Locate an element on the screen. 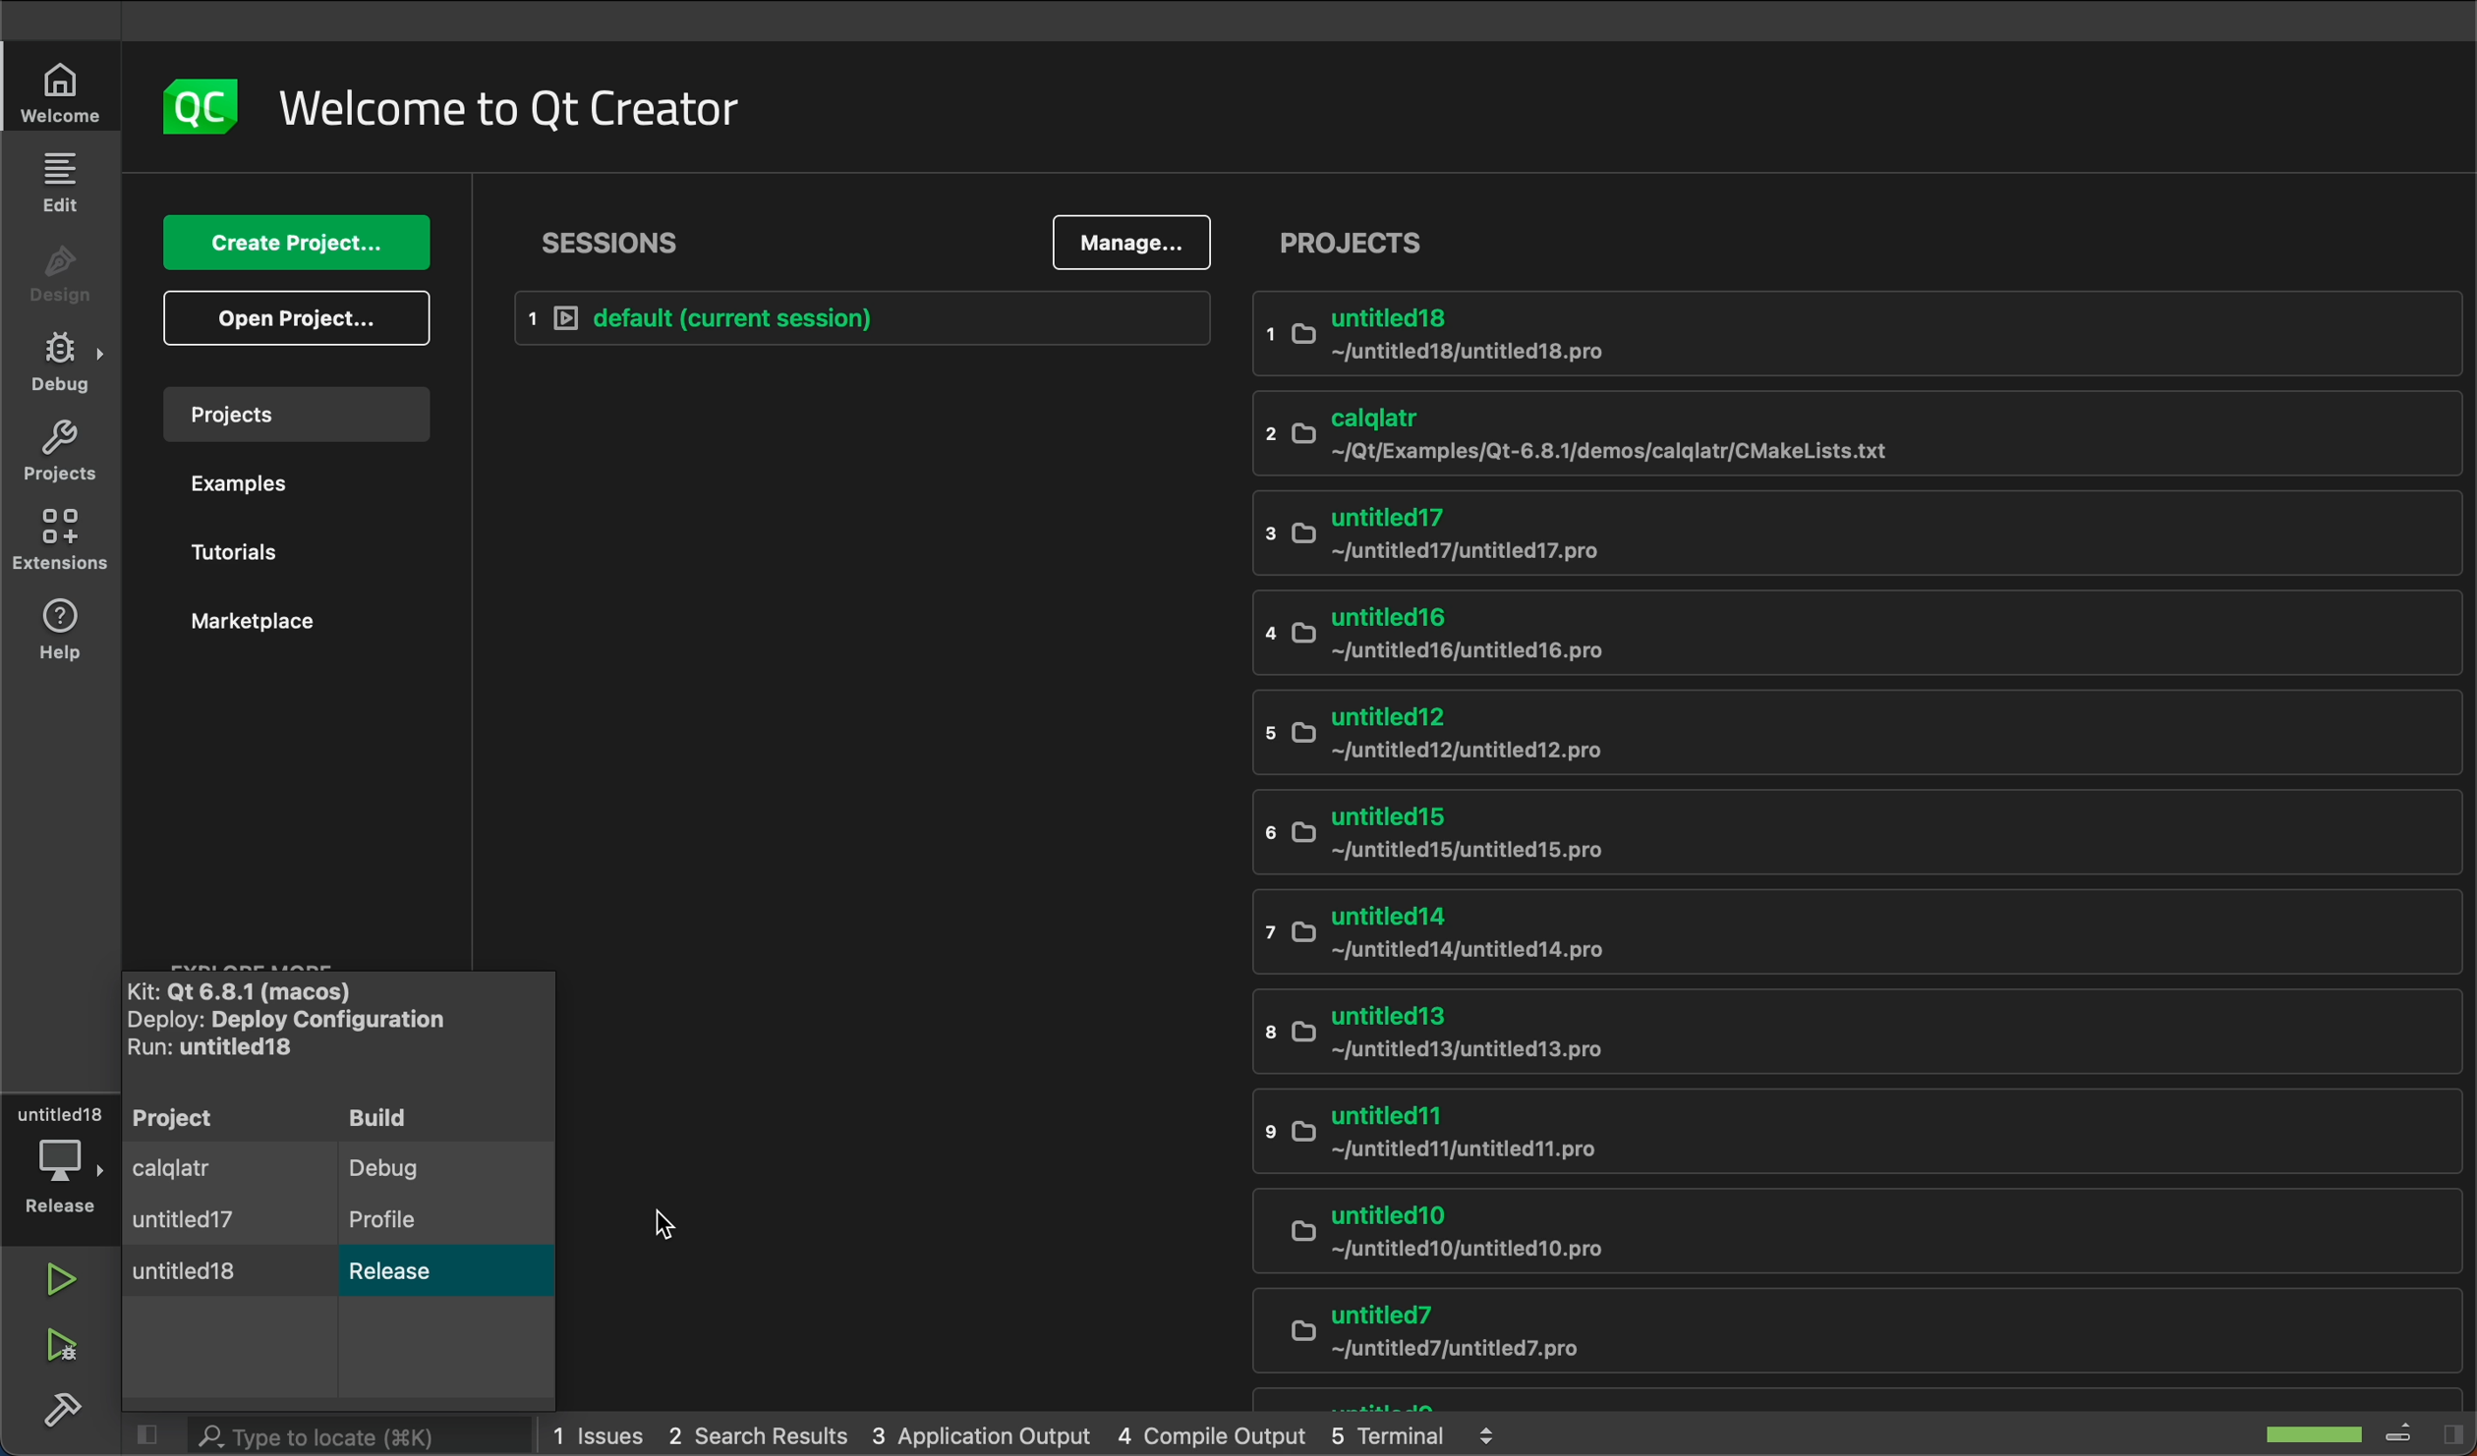 This screenshot has width=2477, height=1456. build is located at coordinates (61, 1407).